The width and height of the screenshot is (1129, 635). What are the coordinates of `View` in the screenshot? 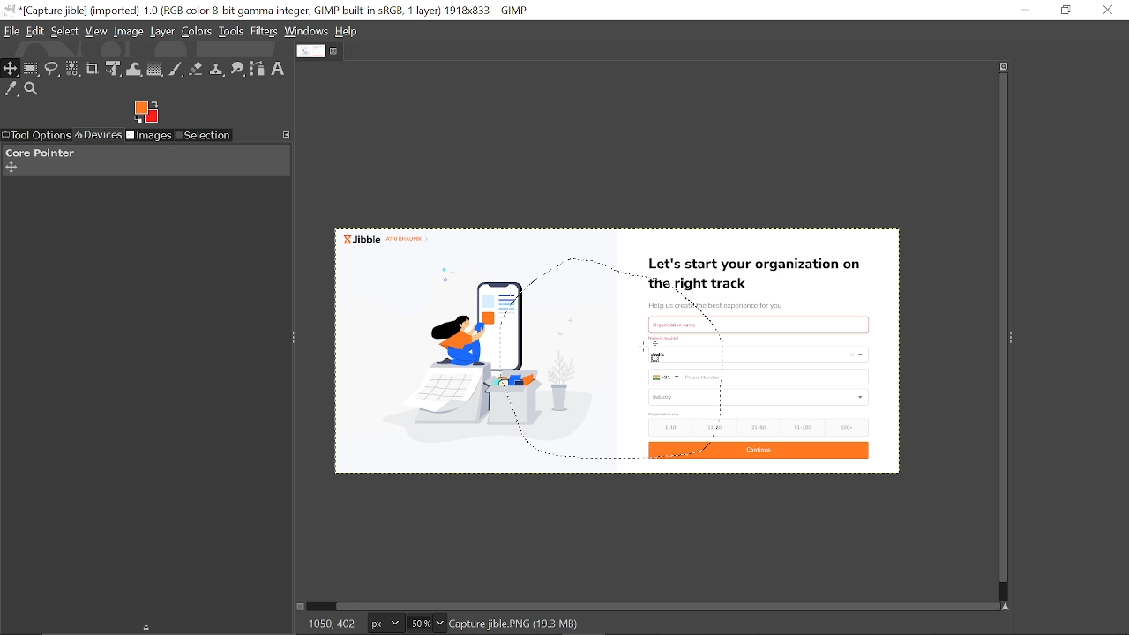 It's located at (96, 31).